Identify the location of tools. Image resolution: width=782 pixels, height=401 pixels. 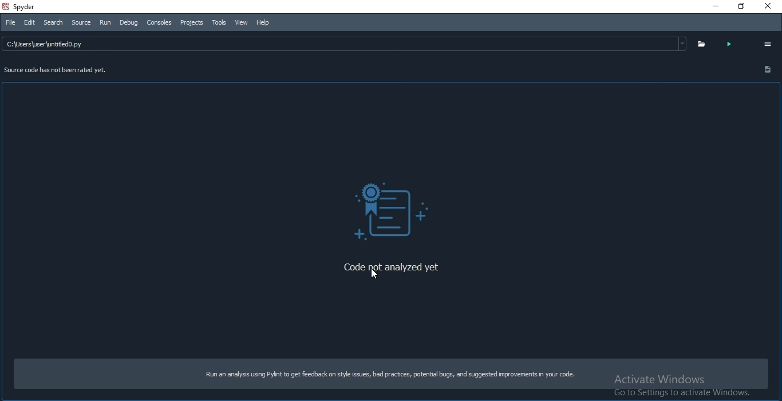
(218, 22).